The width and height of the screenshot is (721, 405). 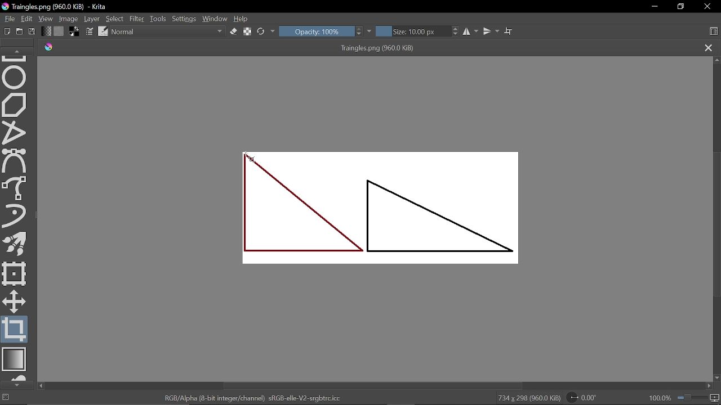 I want to click on Vertical scrollbar, so click(x=375, y=386).